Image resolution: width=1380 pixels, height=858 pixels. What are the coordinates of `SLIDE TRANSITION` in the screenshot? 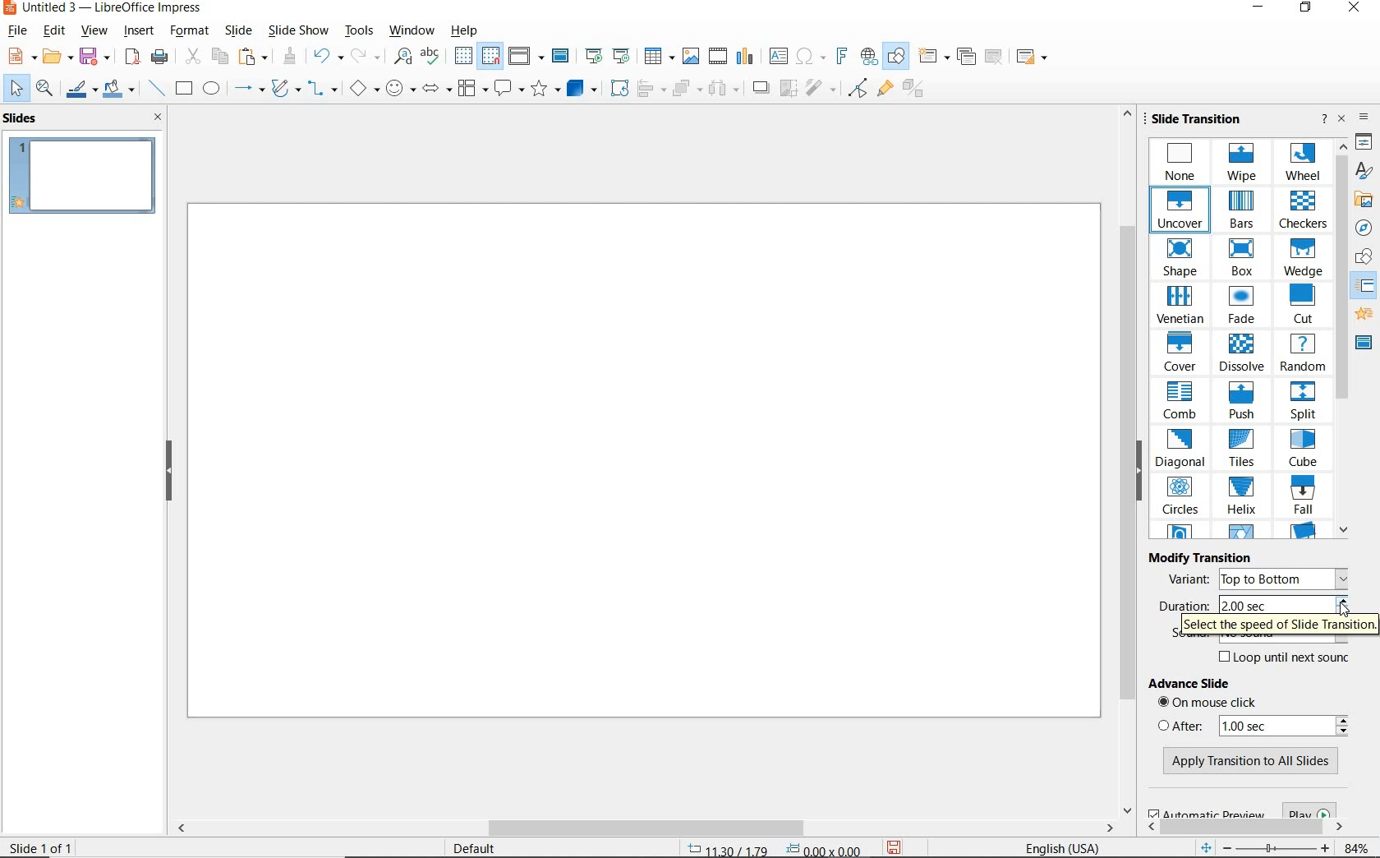 It's located at (1198, 119).